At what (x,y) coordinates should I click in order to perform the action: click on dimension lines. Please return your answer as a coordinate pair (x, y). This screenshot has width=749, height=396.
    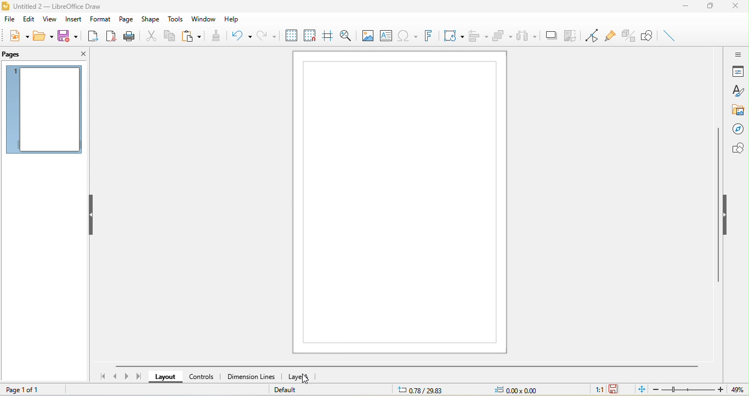
    Looking at the image, I should click on (253, 377).